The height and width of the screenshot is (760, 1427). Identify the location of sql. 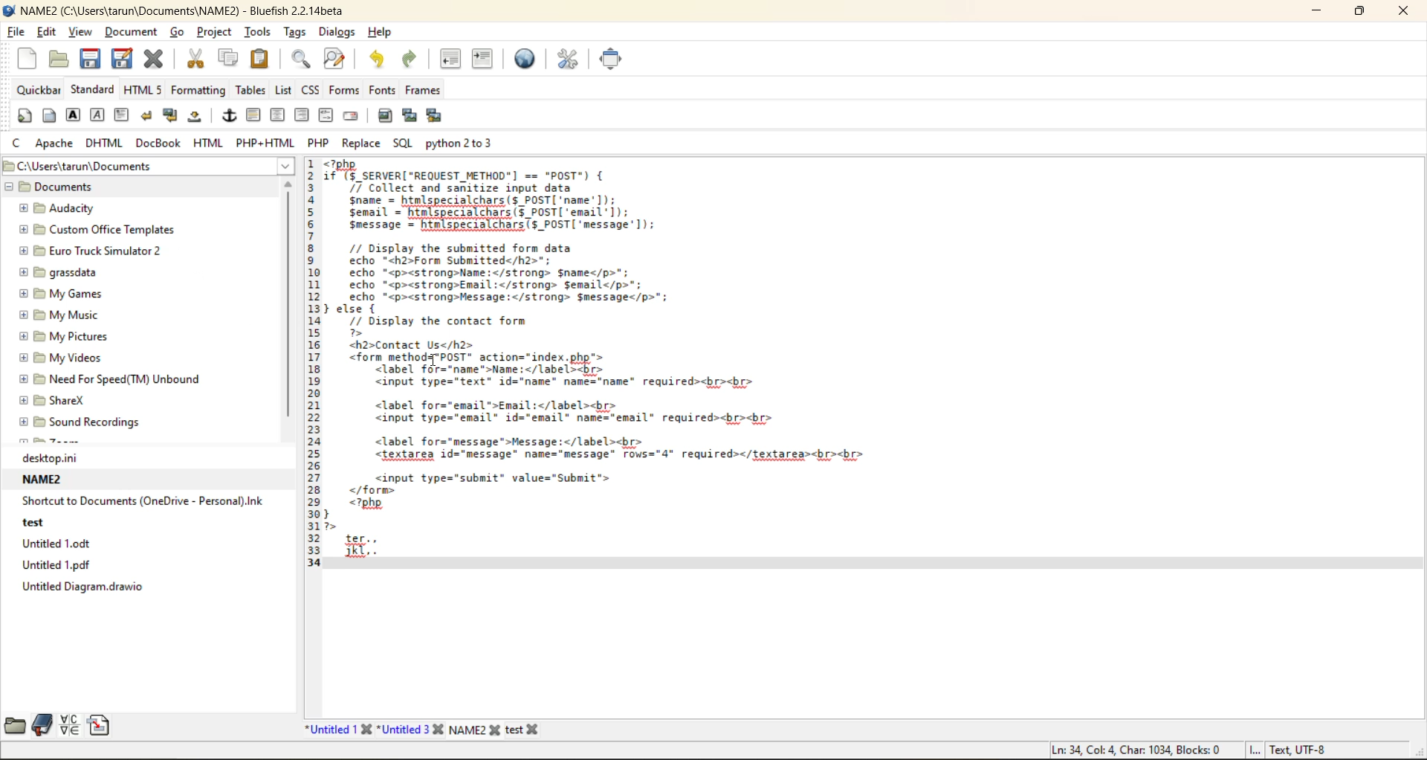
(404, 144).